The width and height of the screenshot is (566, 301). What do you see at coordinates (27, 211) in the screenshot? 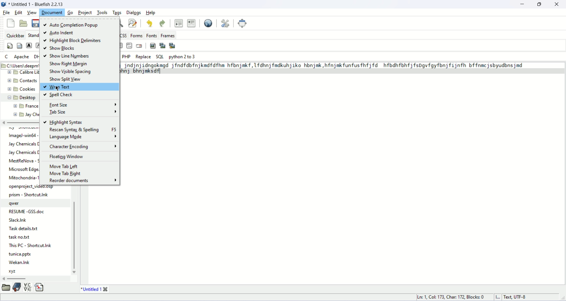
I see `RESUME -GSS.doc` at bounding box center [27, 211].